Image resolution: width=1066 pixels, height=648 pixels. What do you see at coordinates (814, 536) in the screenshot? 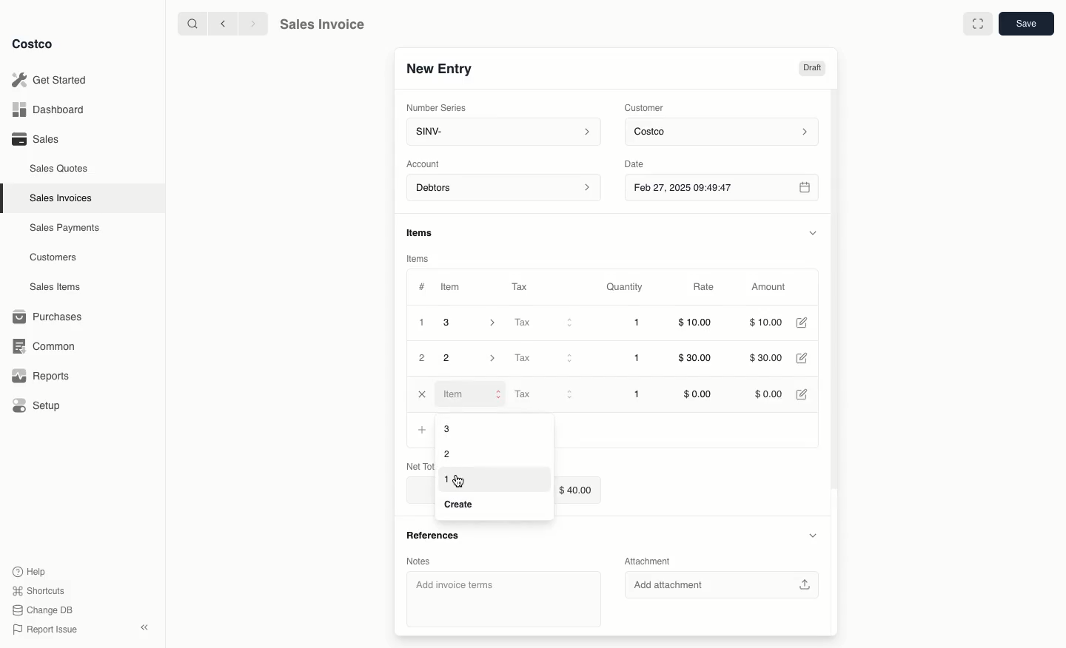
I see `Hide` at bounding box center [814, 536].